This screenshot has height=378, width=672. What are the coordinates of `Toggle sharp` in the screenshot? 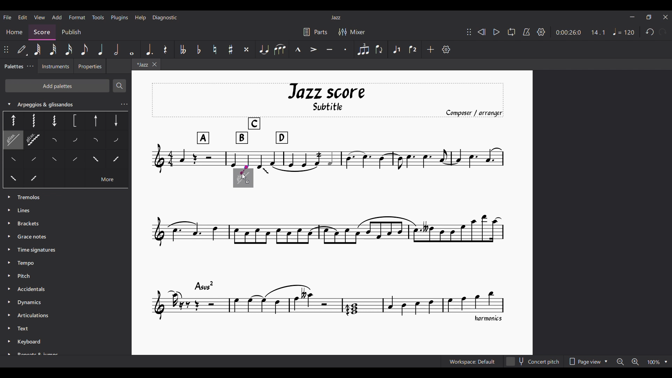 It's located at (231, 49).